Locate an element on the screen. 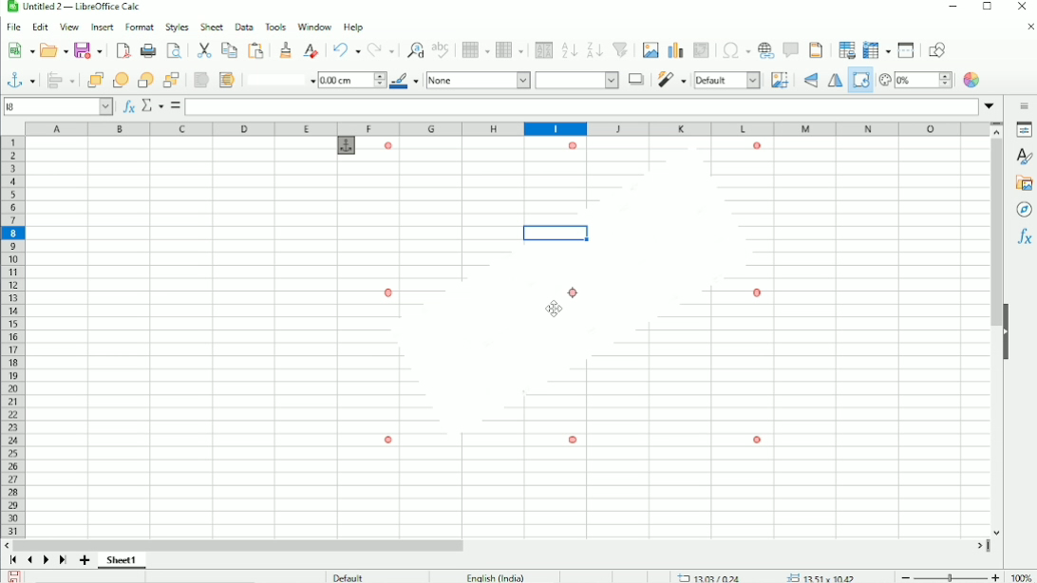 The width and height of the screenshot is (1037, 583). Column headings is located at coordinates (505, 129).